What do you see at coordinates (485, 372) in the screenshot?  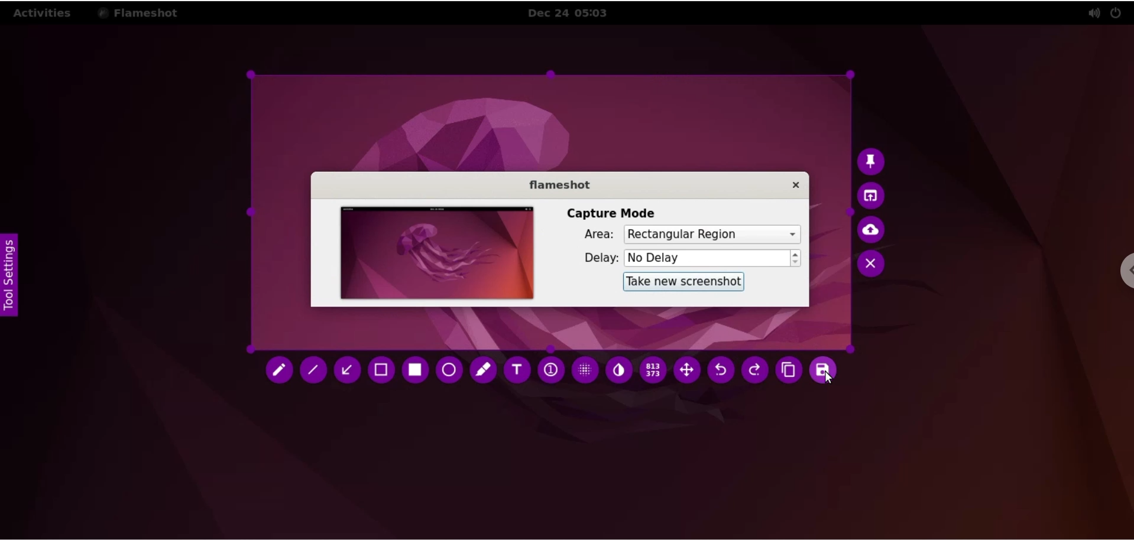 I see `marker` at bounding box center [485, 372].